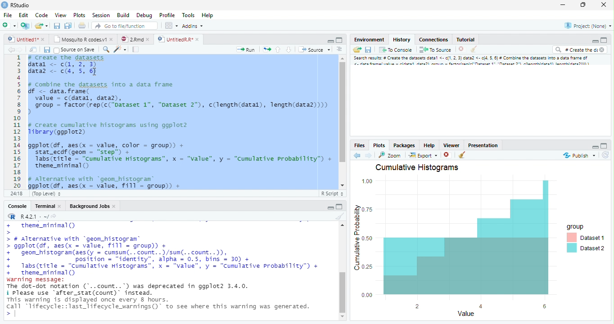  Describe the element at coordinates (603, 4) in the screenshot. I see `Close` at that location.